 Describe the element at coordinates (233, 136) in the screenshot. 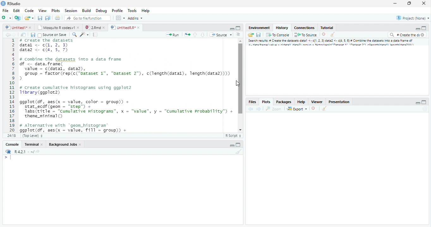

I see `R Script` at that location.